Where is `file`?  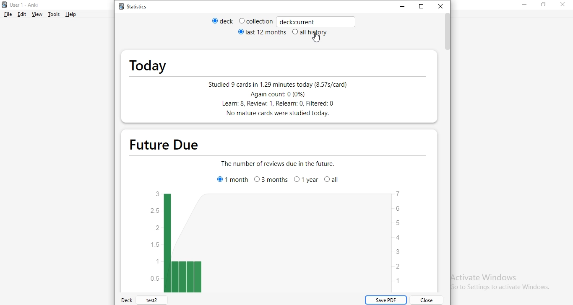 file is located at coordinates (7, 14).